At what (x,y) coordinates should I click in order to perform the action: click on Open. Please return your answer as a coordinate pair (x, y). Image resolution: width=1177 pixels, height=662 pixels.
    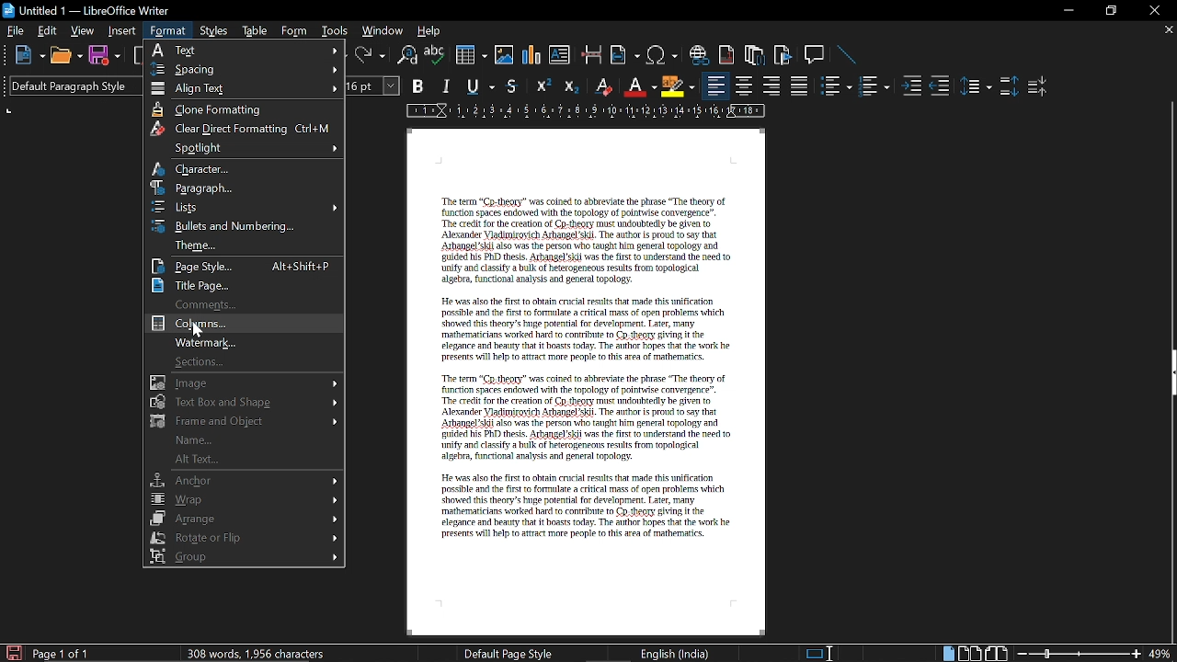
    Looking at the image, I should click on (66, 57).